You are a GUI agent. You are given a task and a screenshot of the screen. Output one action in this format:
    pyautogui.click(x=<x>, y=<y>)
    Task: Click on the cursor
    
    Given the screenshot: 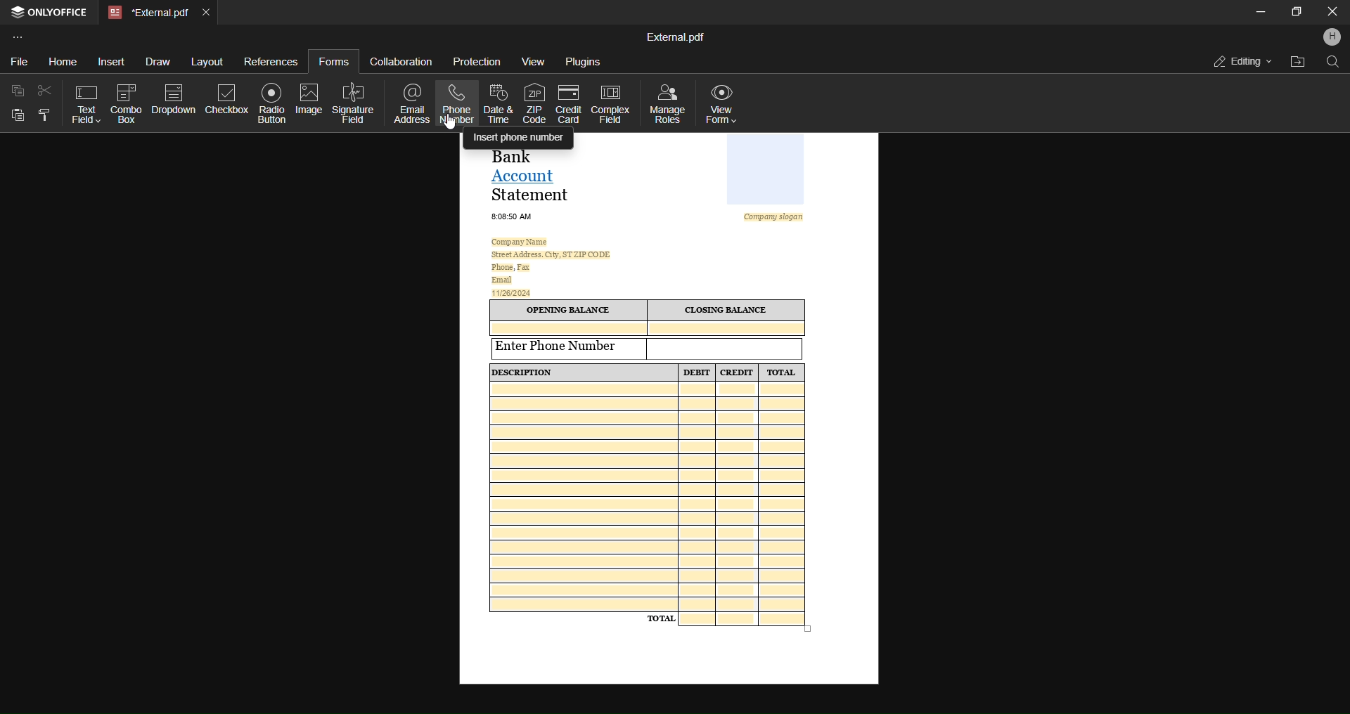 What is the action you would take?
    pyautogui.click(x=451, y=122)
    